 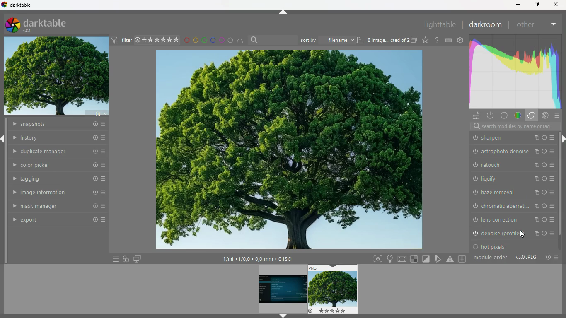 I want to click on image, so click(x=333, y=289).